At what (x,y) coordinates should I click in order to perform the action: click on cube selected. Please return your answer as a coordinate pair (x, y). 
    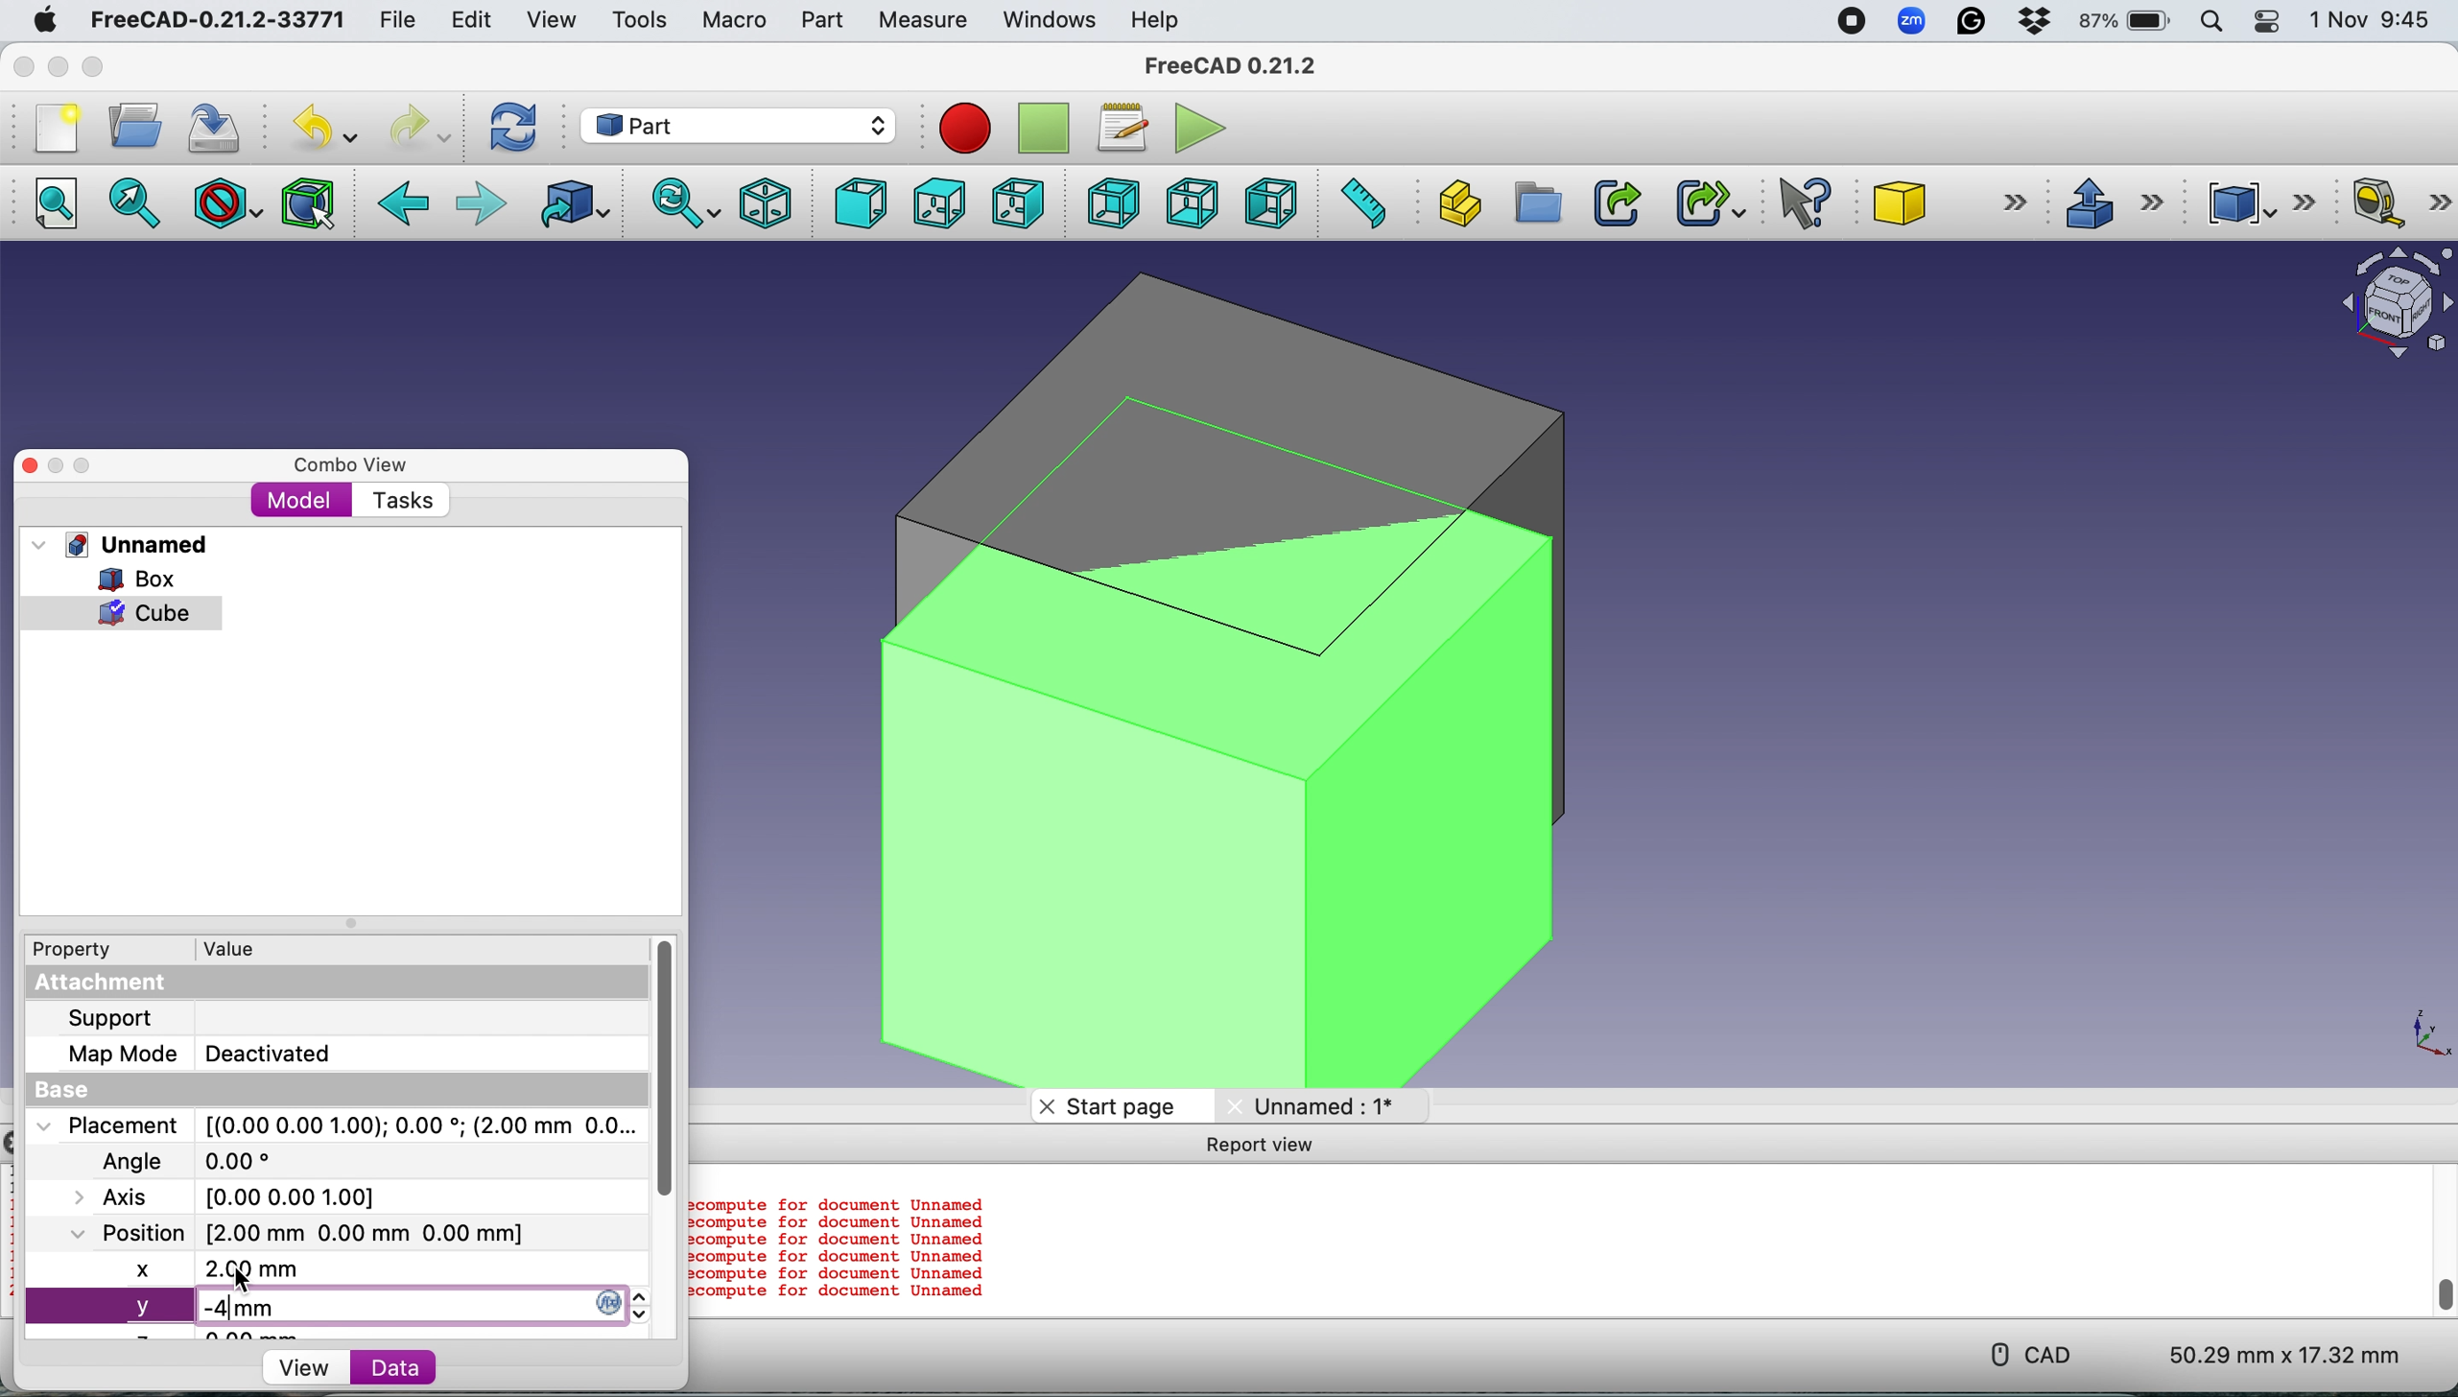
    Looking at the image, I should click on (131, 614).